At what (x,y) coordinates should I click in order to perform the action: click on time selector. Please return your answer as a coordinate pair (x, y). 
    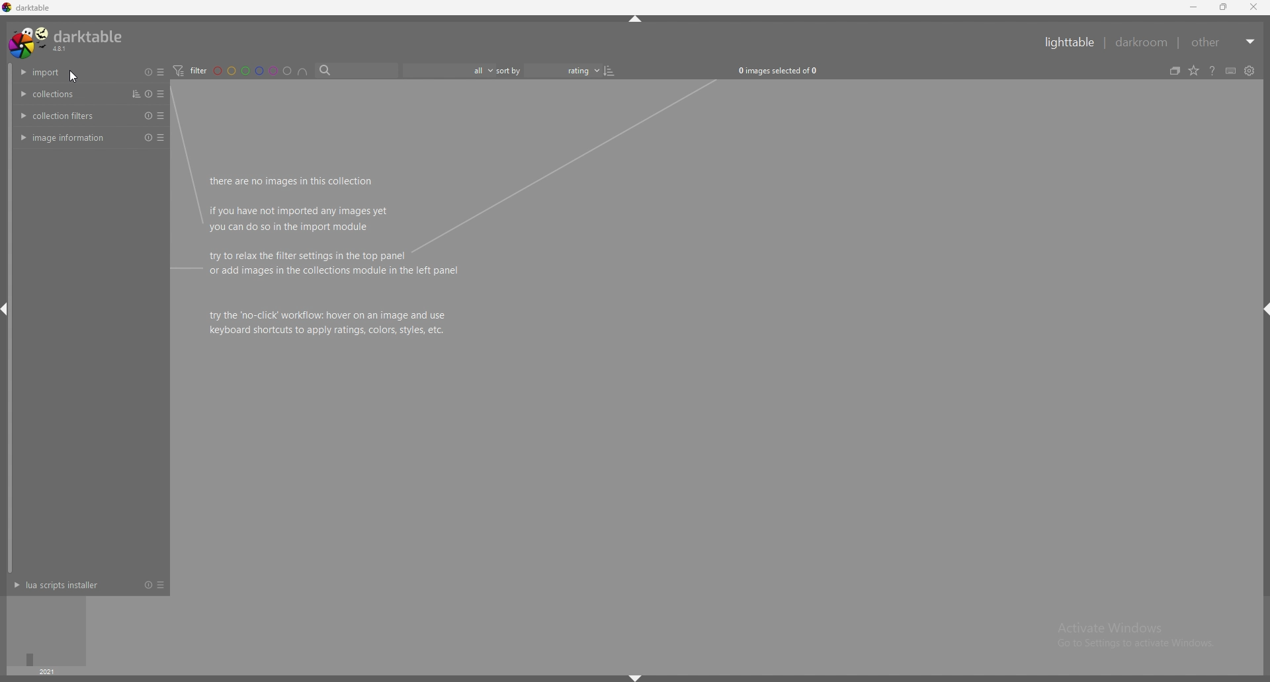
    Looking at the image, I should click on (48, 630).